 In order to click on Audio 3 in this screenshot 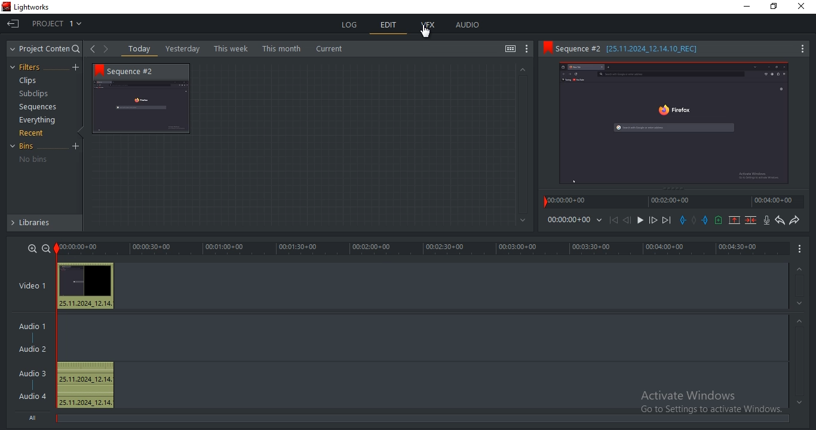, I will do `click(34, 374)`.